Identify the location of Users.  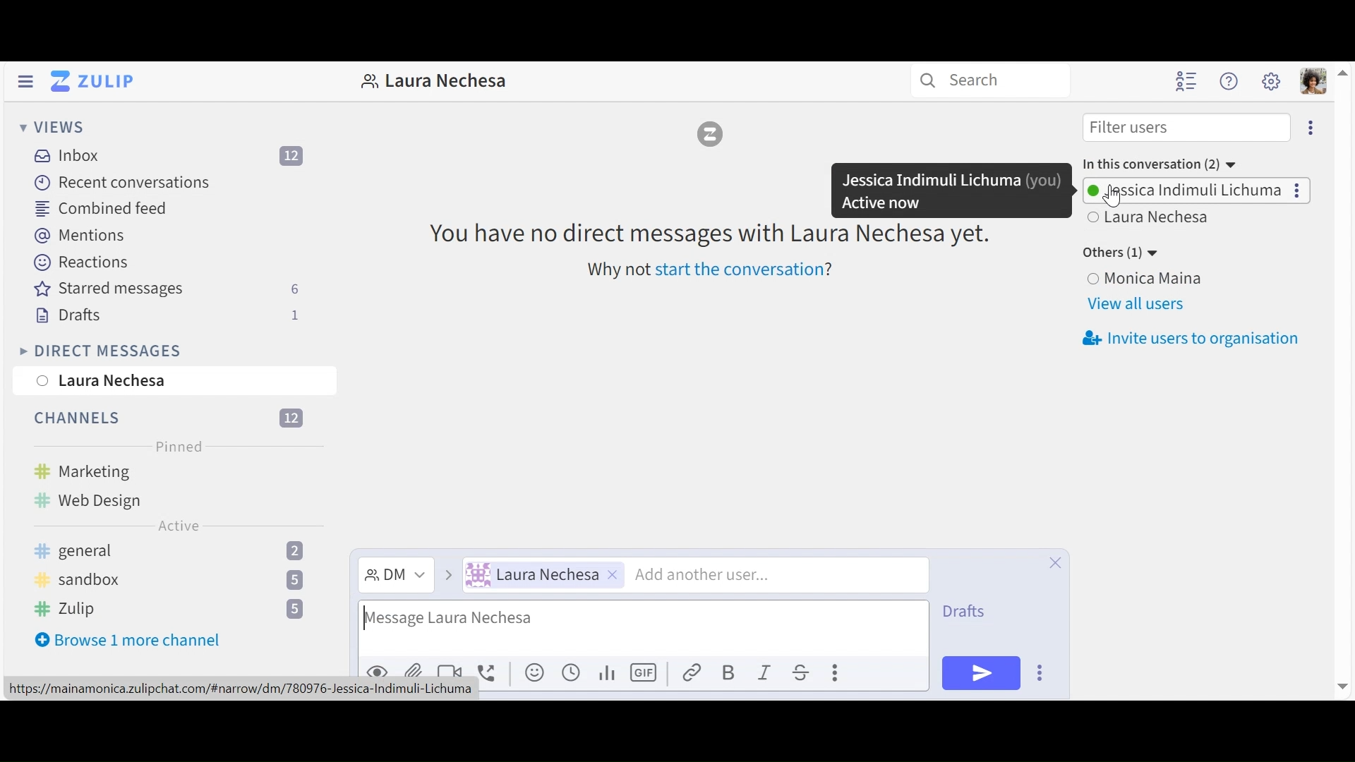
(1193, 192).